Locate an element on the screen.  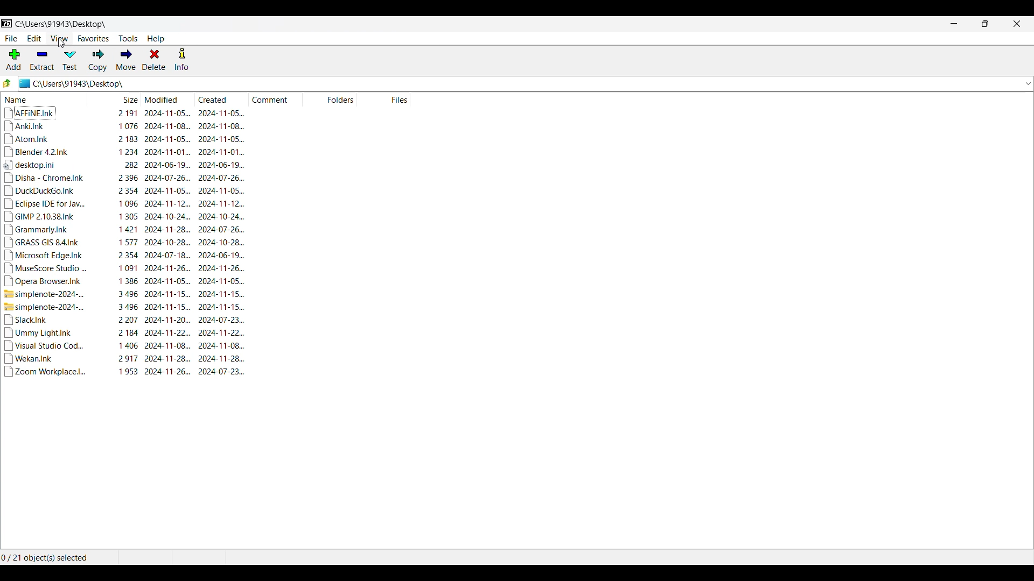
Minimize is located at coordinates (954, 24).